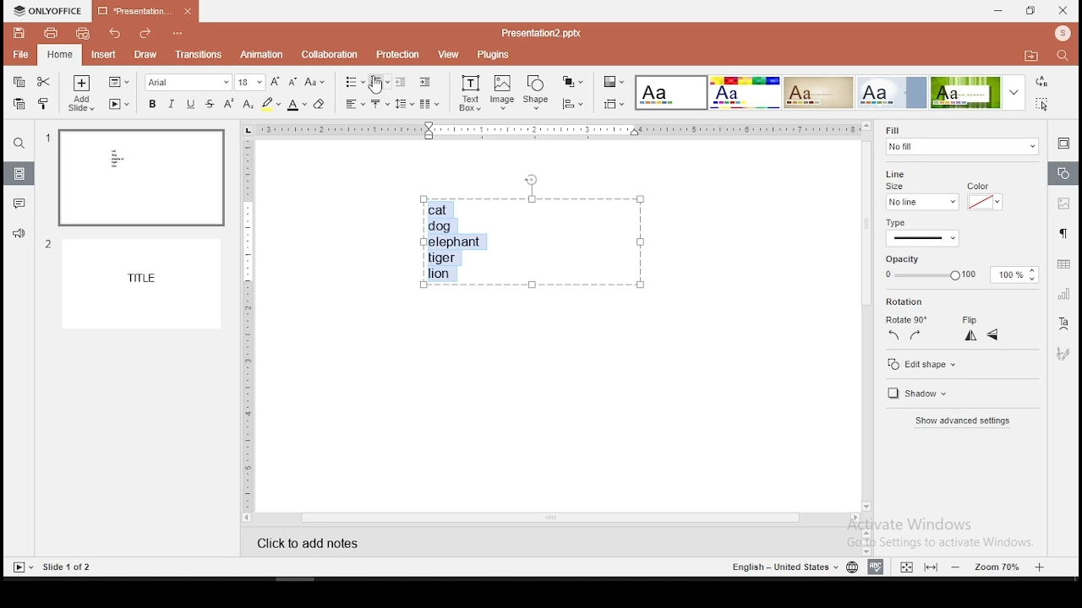 Image resolution: width=1082 pixels, height=608 pixels. Describe the element at coordinates (20, 145) in the screenshot. I see `find` at that location.